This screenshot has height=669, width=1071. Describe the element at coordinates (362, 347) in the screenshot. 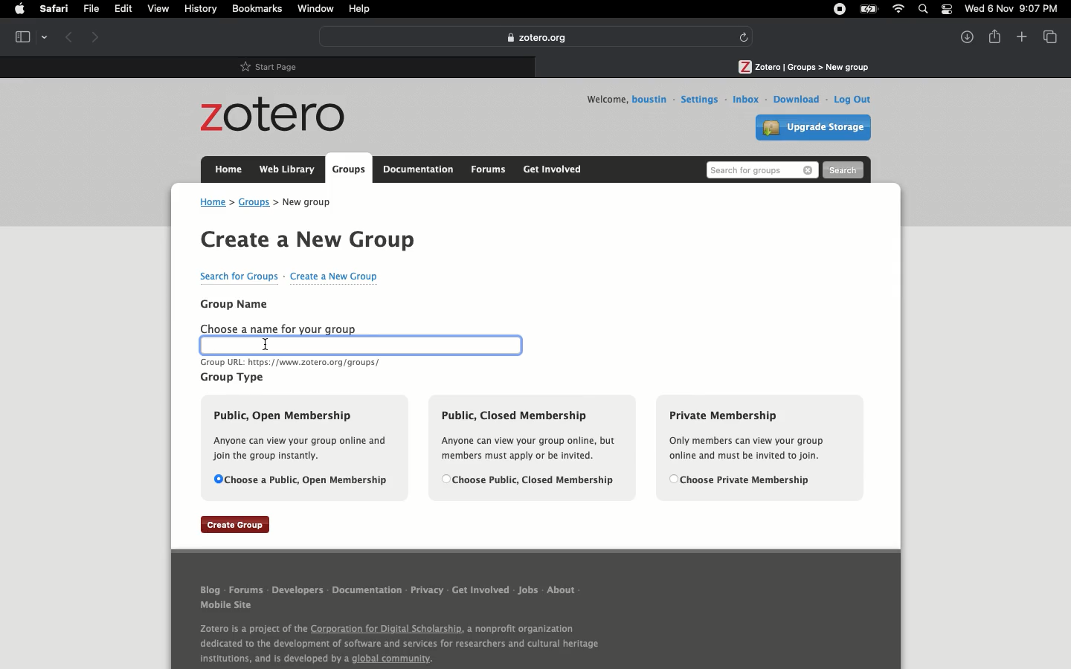

I see `Clicked text box` at that location.